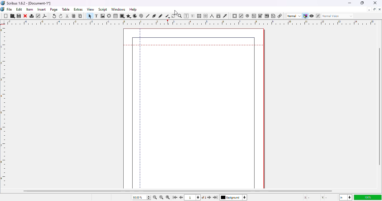  I want to click on link text frames, so click(199, 16).